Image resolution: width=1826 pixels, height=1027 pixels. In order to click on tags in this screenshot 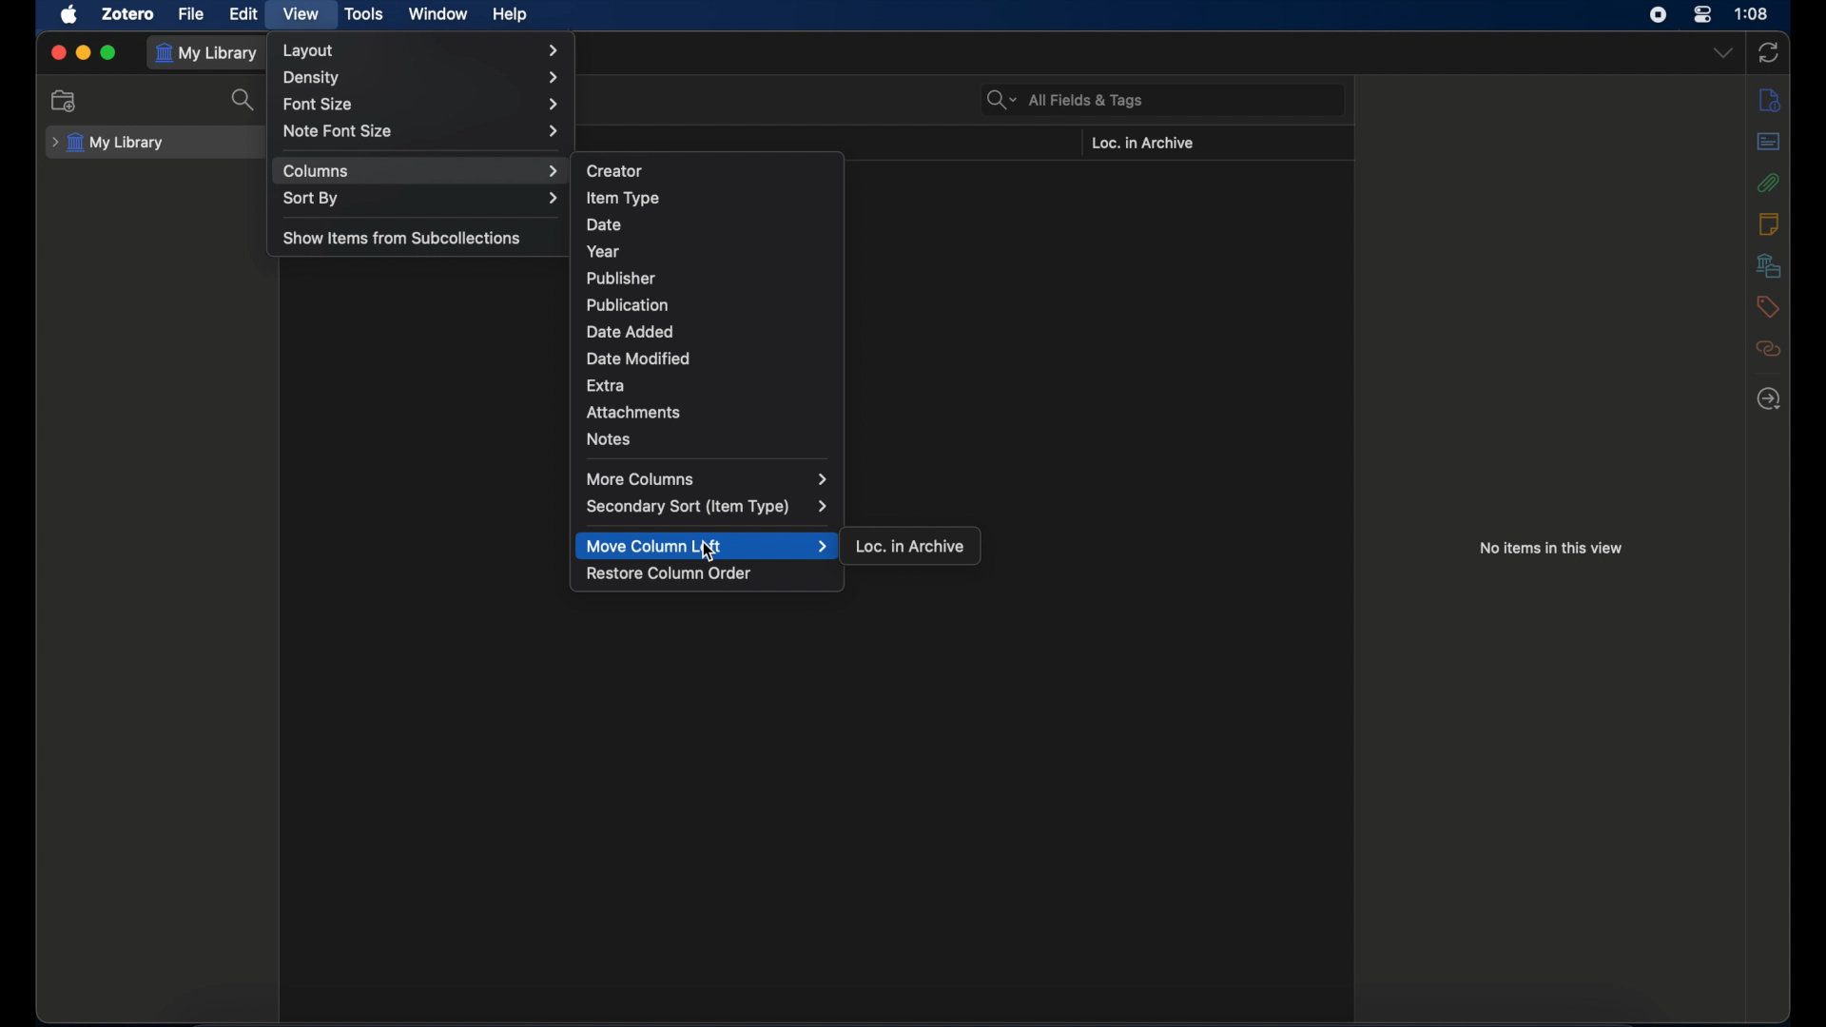, I will do `click(1767, 307)`.